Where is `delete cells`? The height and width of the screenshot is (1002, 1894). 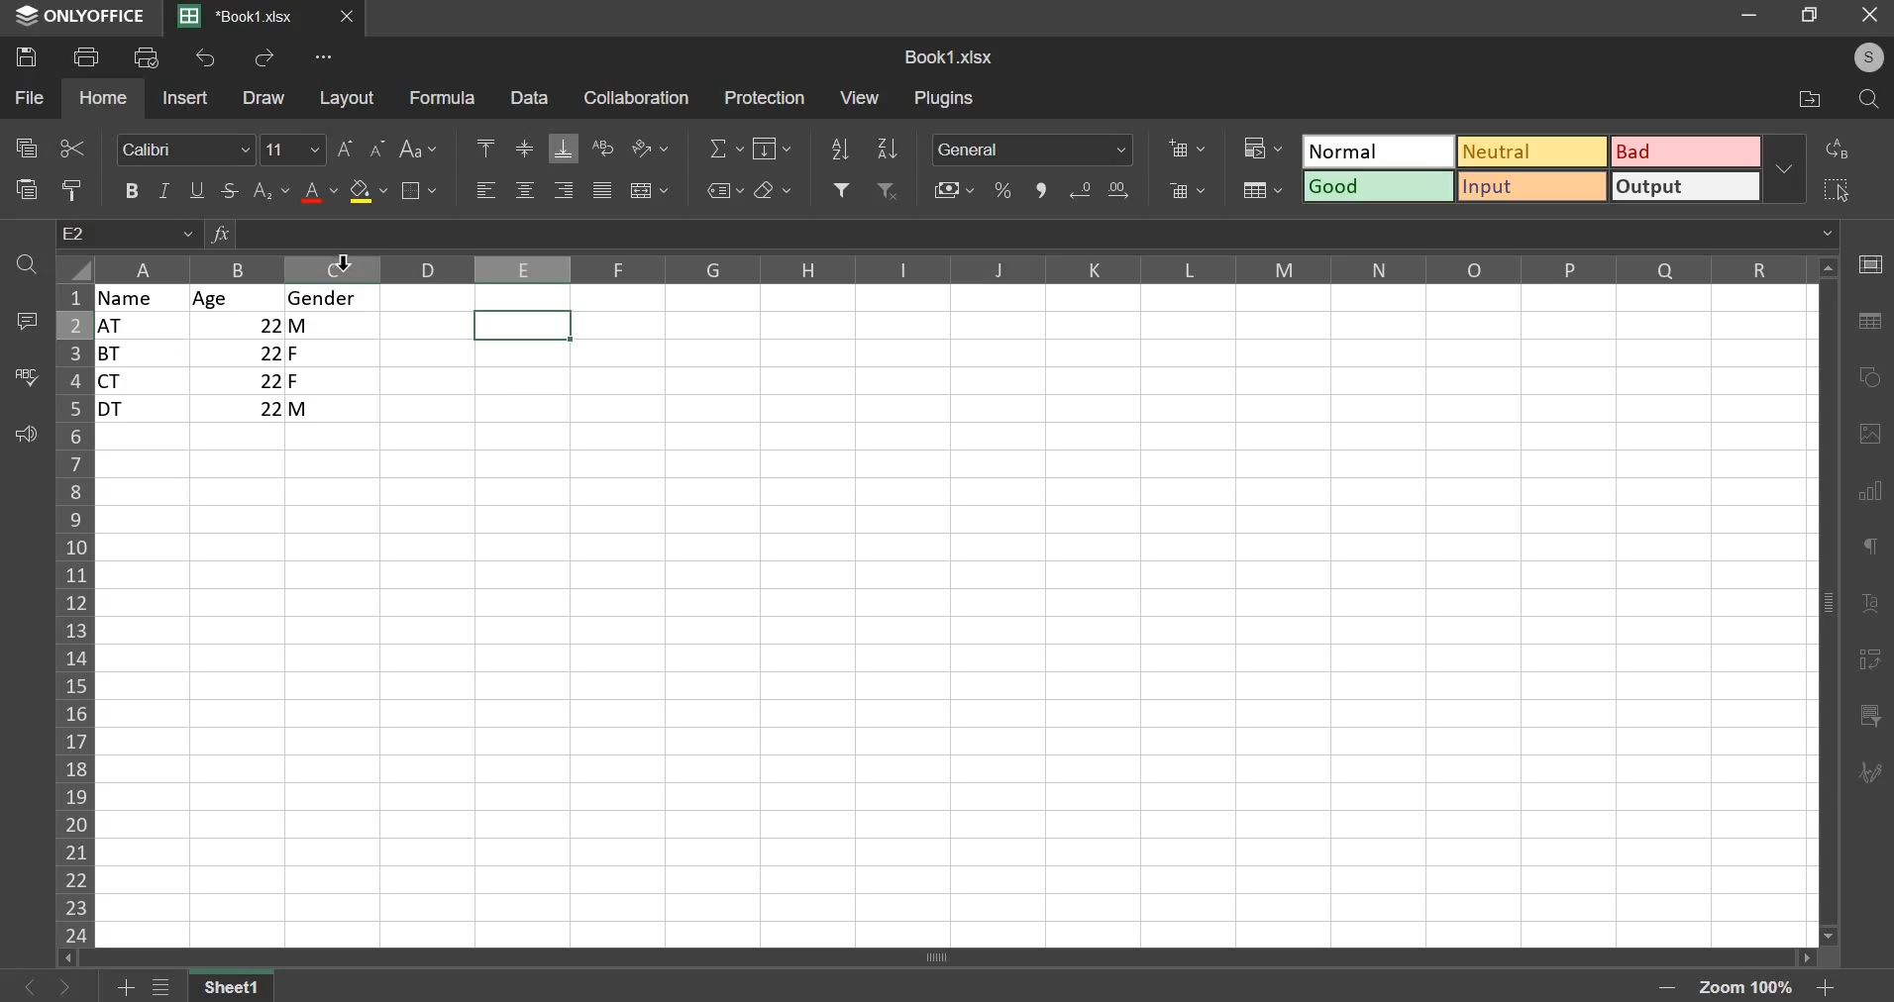
delete cells is located at coordinates (1185, 190).